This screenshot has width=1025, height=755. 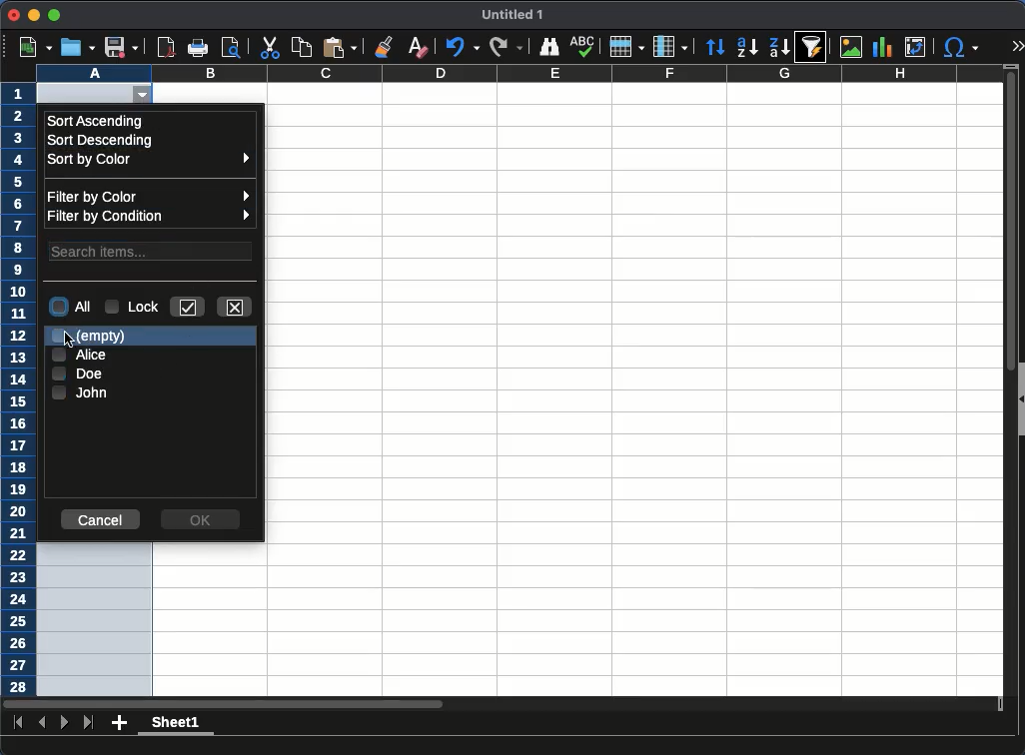 I want to click on spell check, so click(x=584, y=46).